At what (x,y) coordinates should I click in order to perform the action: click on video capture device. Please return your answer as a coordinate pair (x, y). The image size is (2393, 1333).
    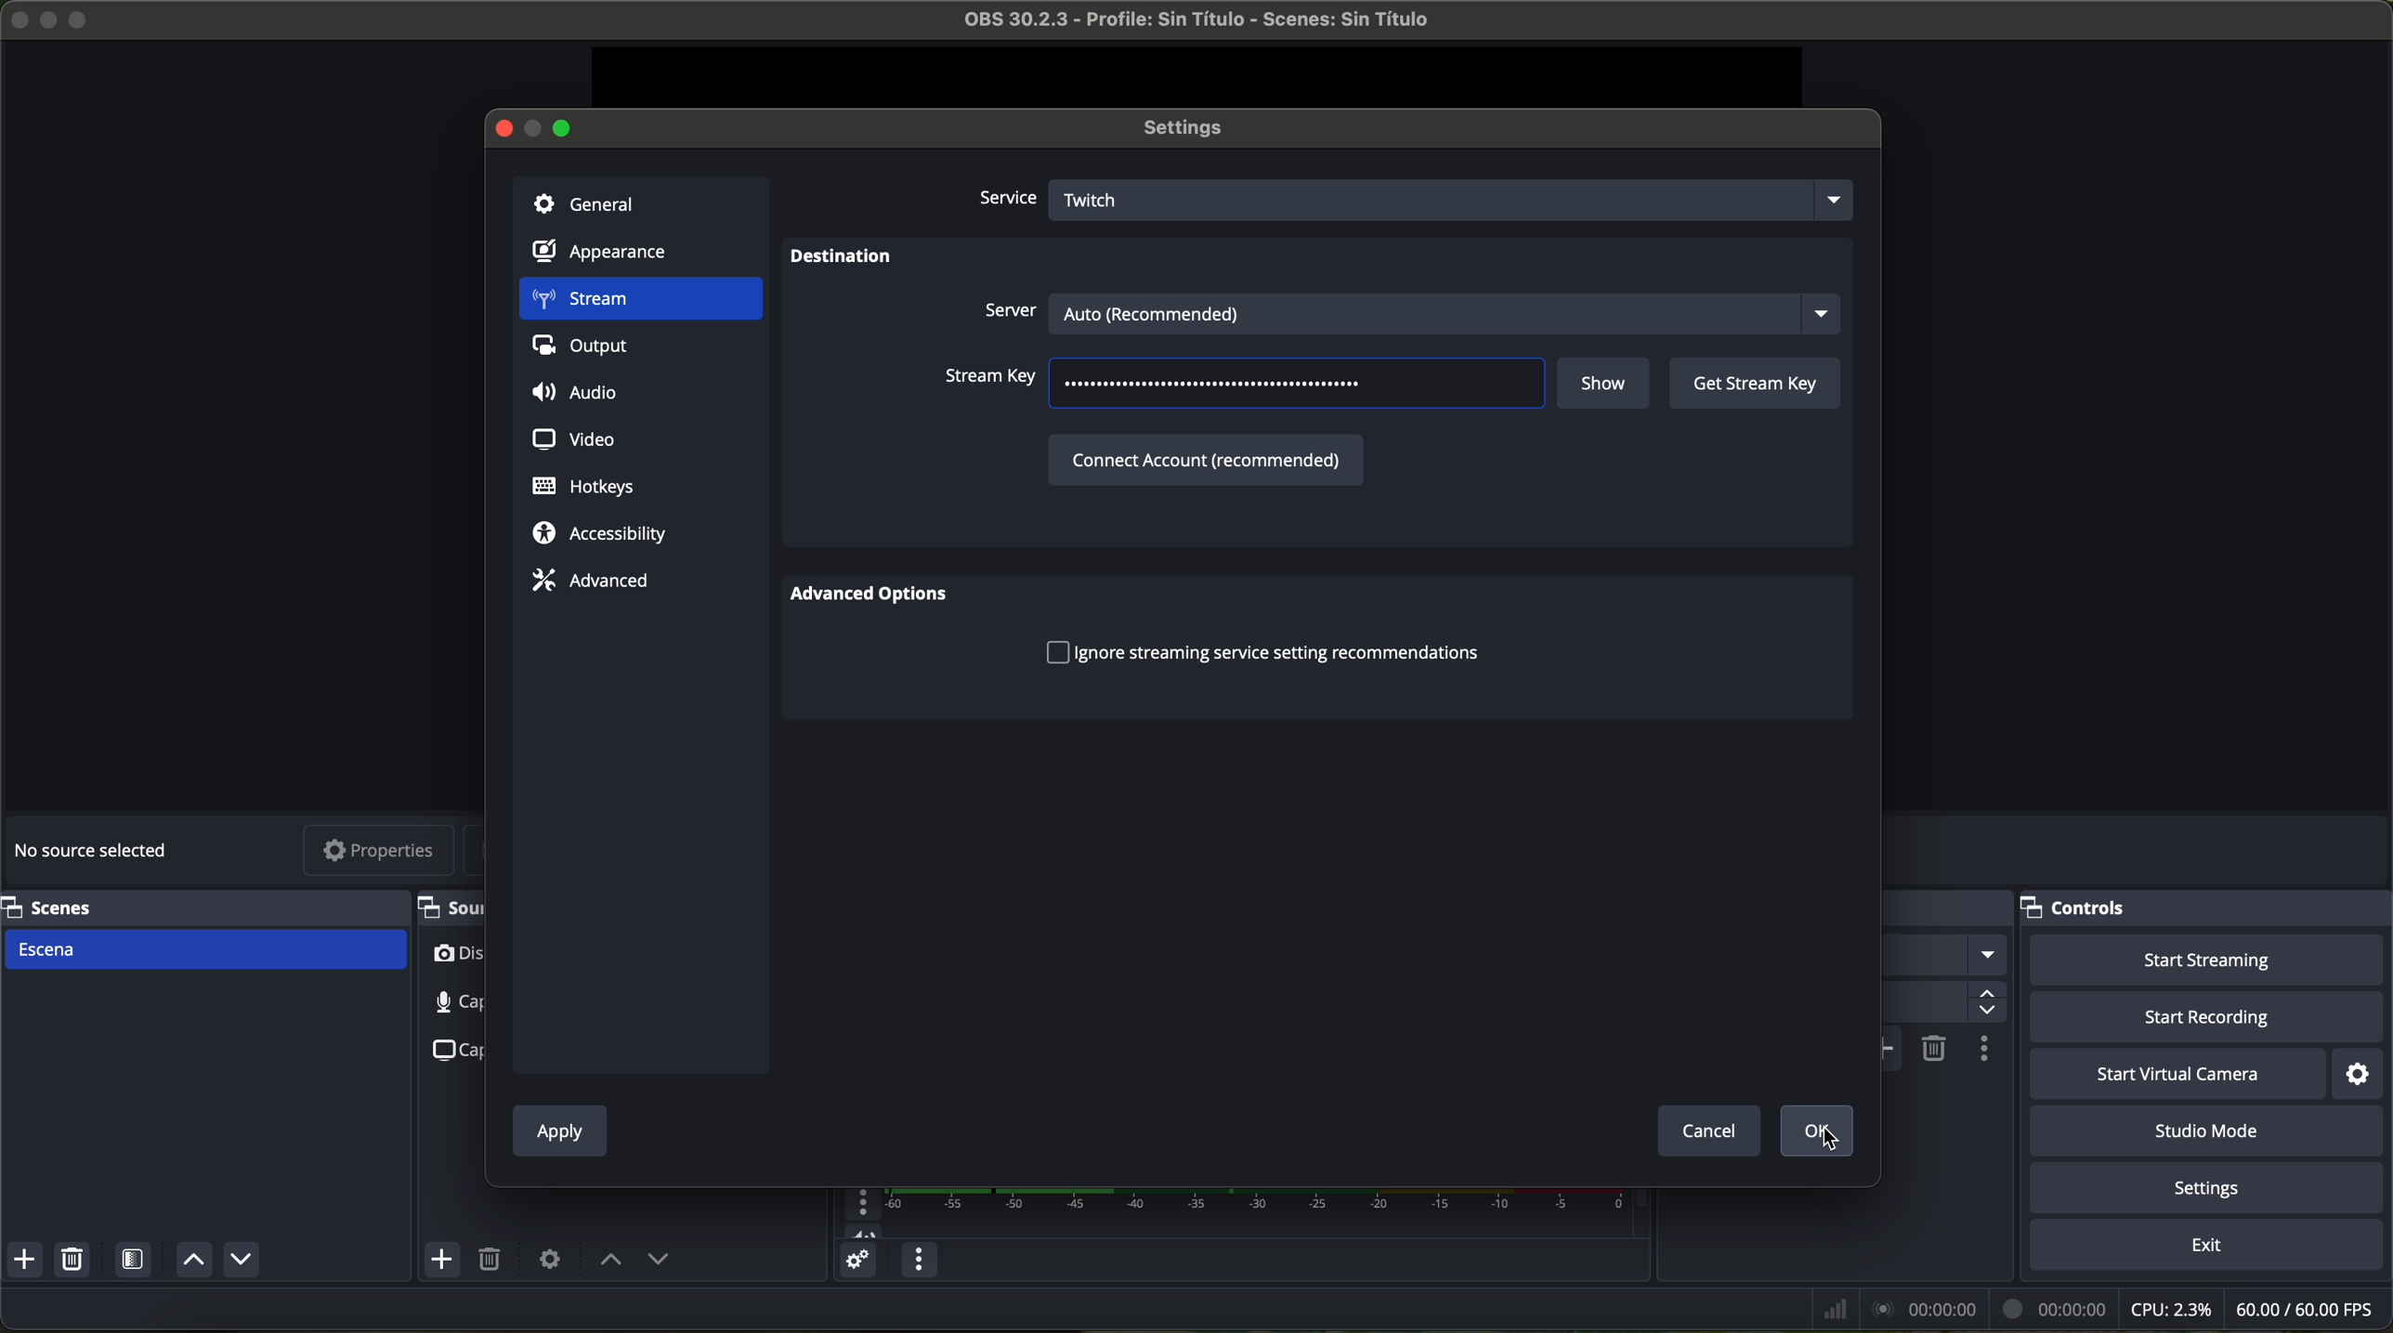
    Looking at the image, I should click on (456, 958).